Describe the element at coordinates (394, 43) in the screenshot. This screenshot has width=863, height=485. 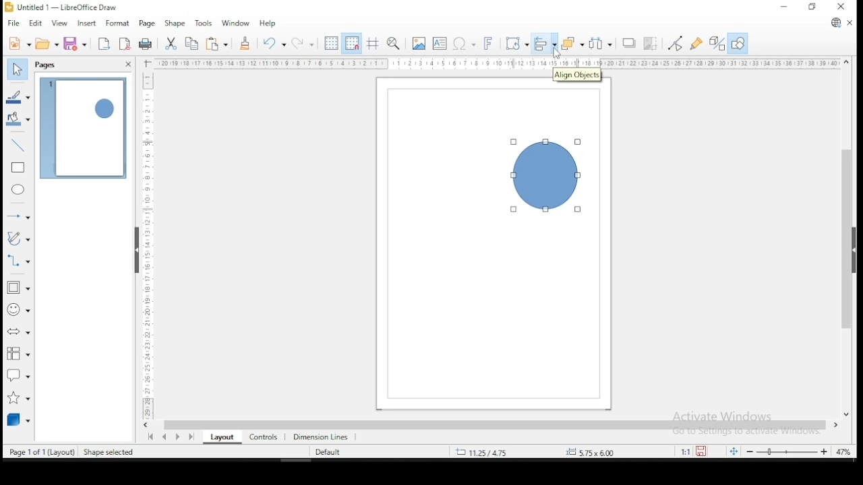
I see `zoom and pan` at that location.